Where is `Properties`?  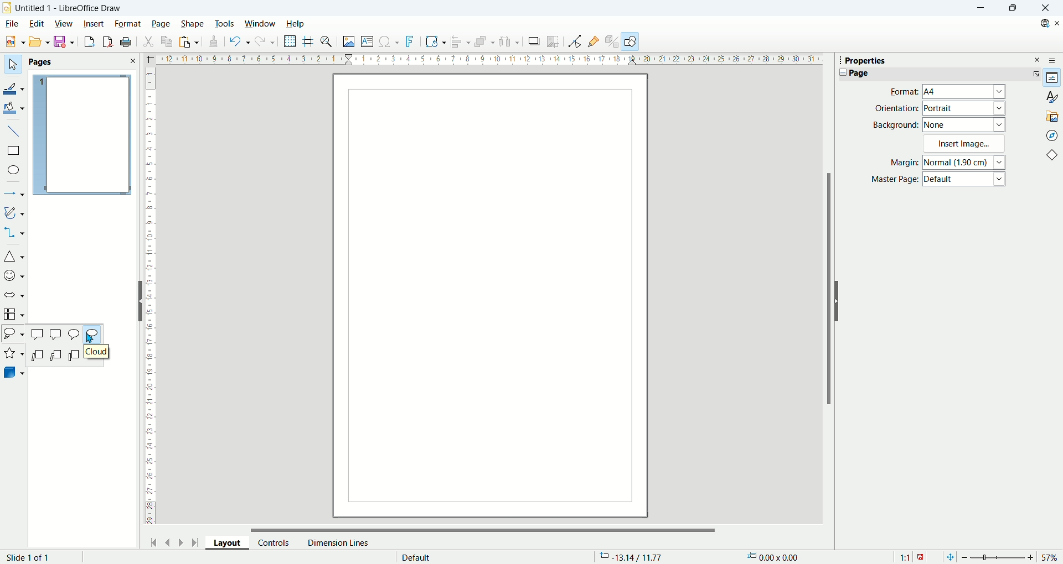 Properties is located at coordinates (865, 61).